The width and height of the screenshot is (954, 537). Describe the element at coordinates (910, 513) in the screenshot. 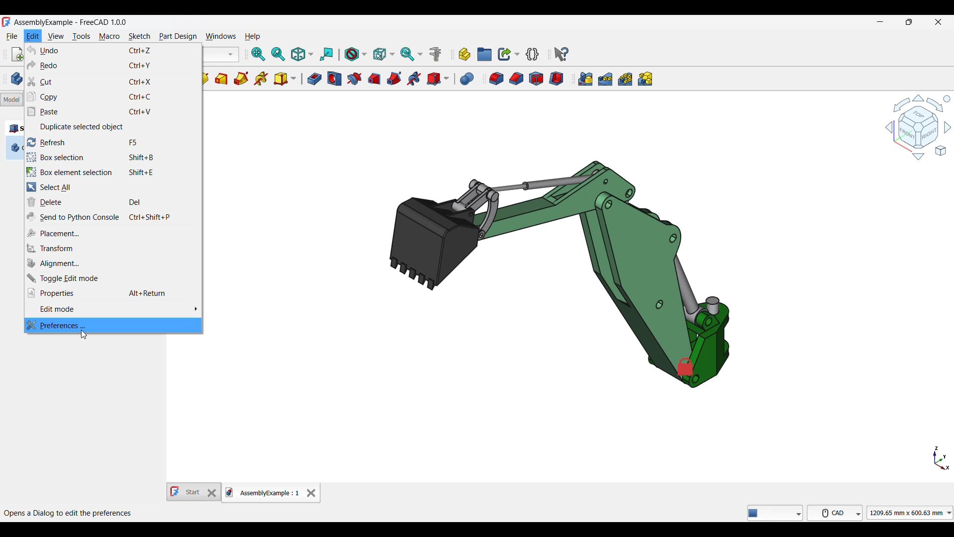

I see `1209.65 mm x 600.63 mm` at that location.